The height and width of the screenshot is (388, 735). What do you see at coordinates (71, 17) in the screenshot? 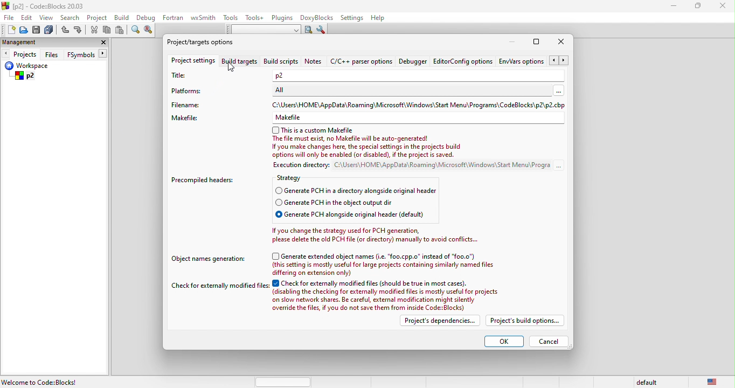
I see `search` at bounding box center [71, 17].